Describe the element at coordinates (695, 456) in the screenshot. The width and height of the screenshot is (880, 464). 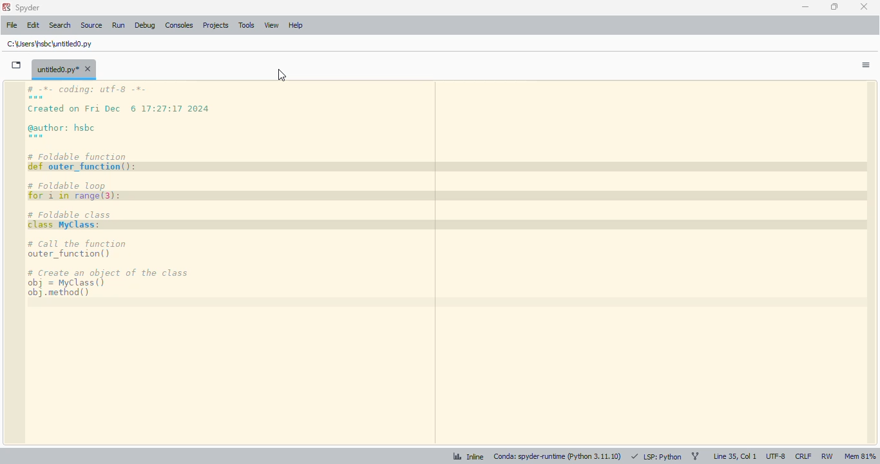
I see `git branch` at that location.